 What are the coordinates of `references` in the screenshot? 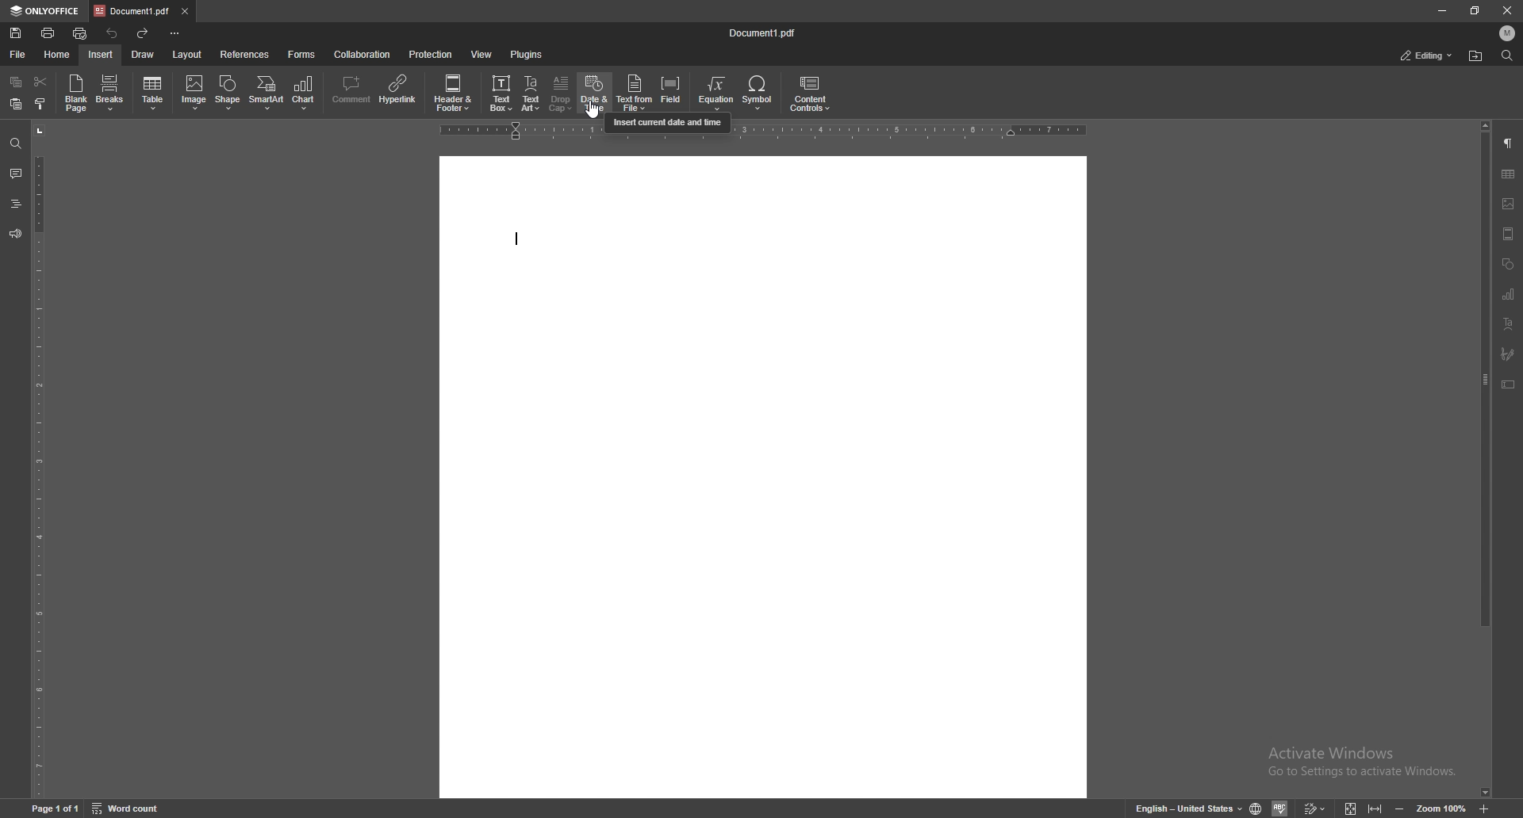 It's located at (244, 54).